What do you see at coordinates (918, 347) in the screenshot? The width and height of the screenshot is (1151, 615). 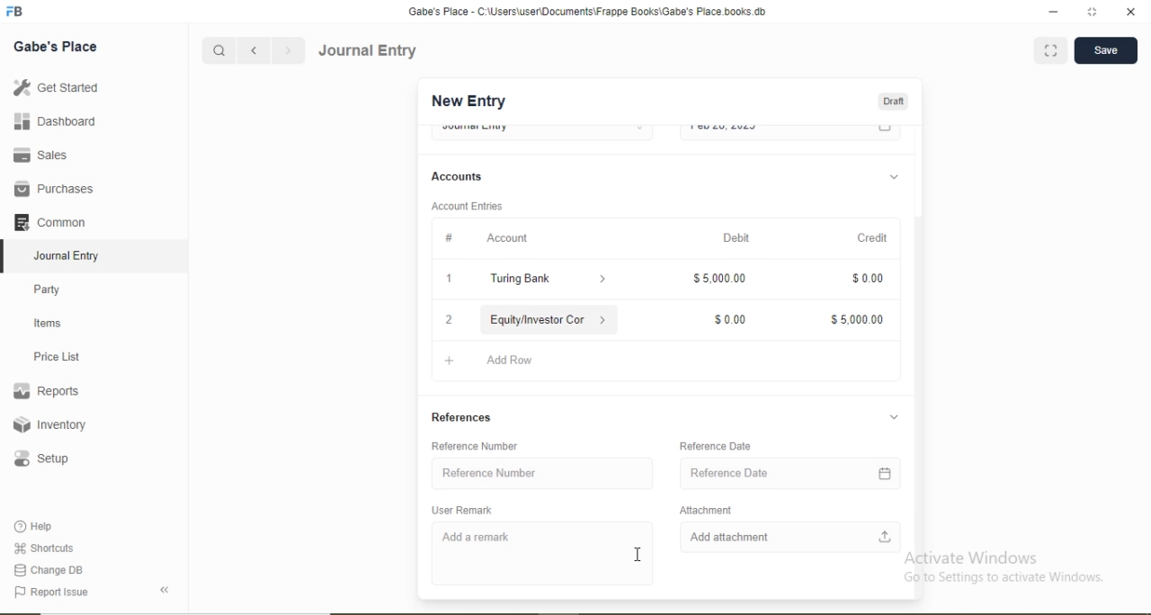 I see `Scroll bar` at bounding box center [918, 347].